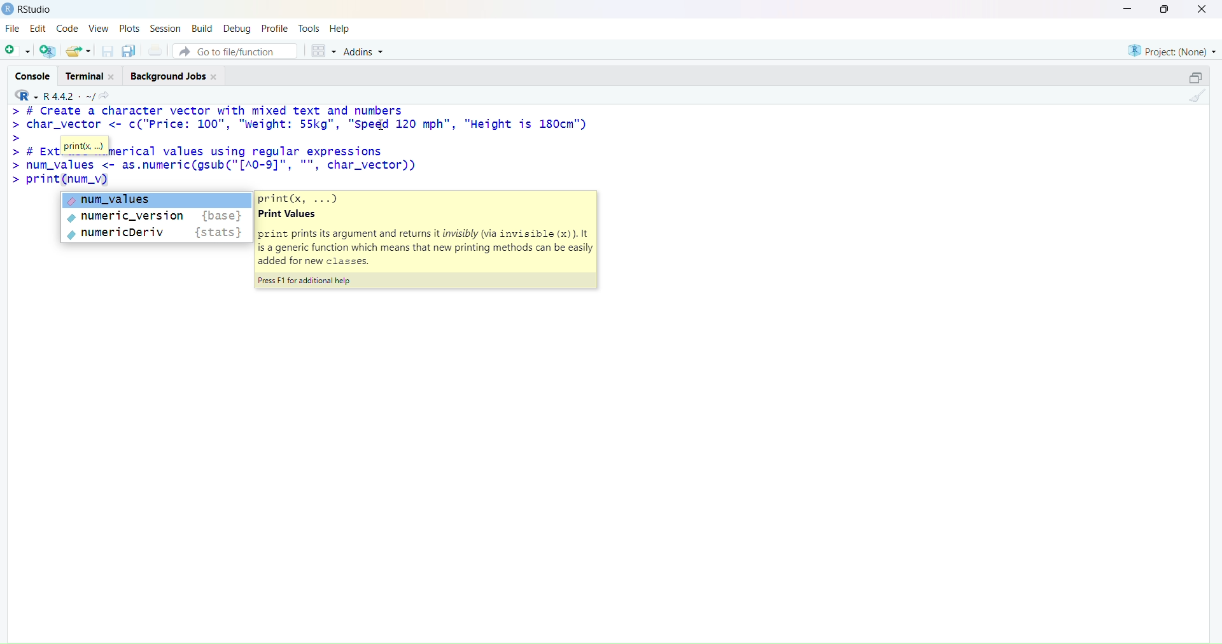 This screenshot has width=1222, height=644. What do you see at coordinates (33, 76) in the screenshot?
I see `cosole` at bounding box center [33, 76].